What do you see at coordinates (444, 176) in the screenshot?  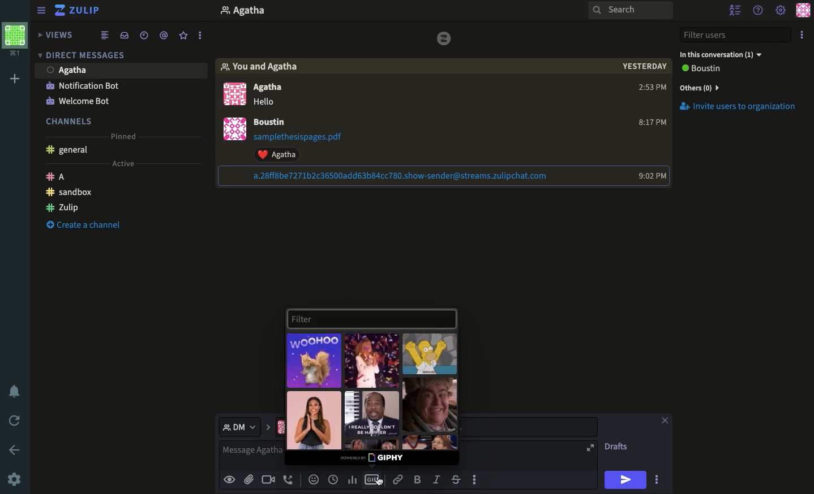 I see `Attachment` at bounding box center [444, 176].